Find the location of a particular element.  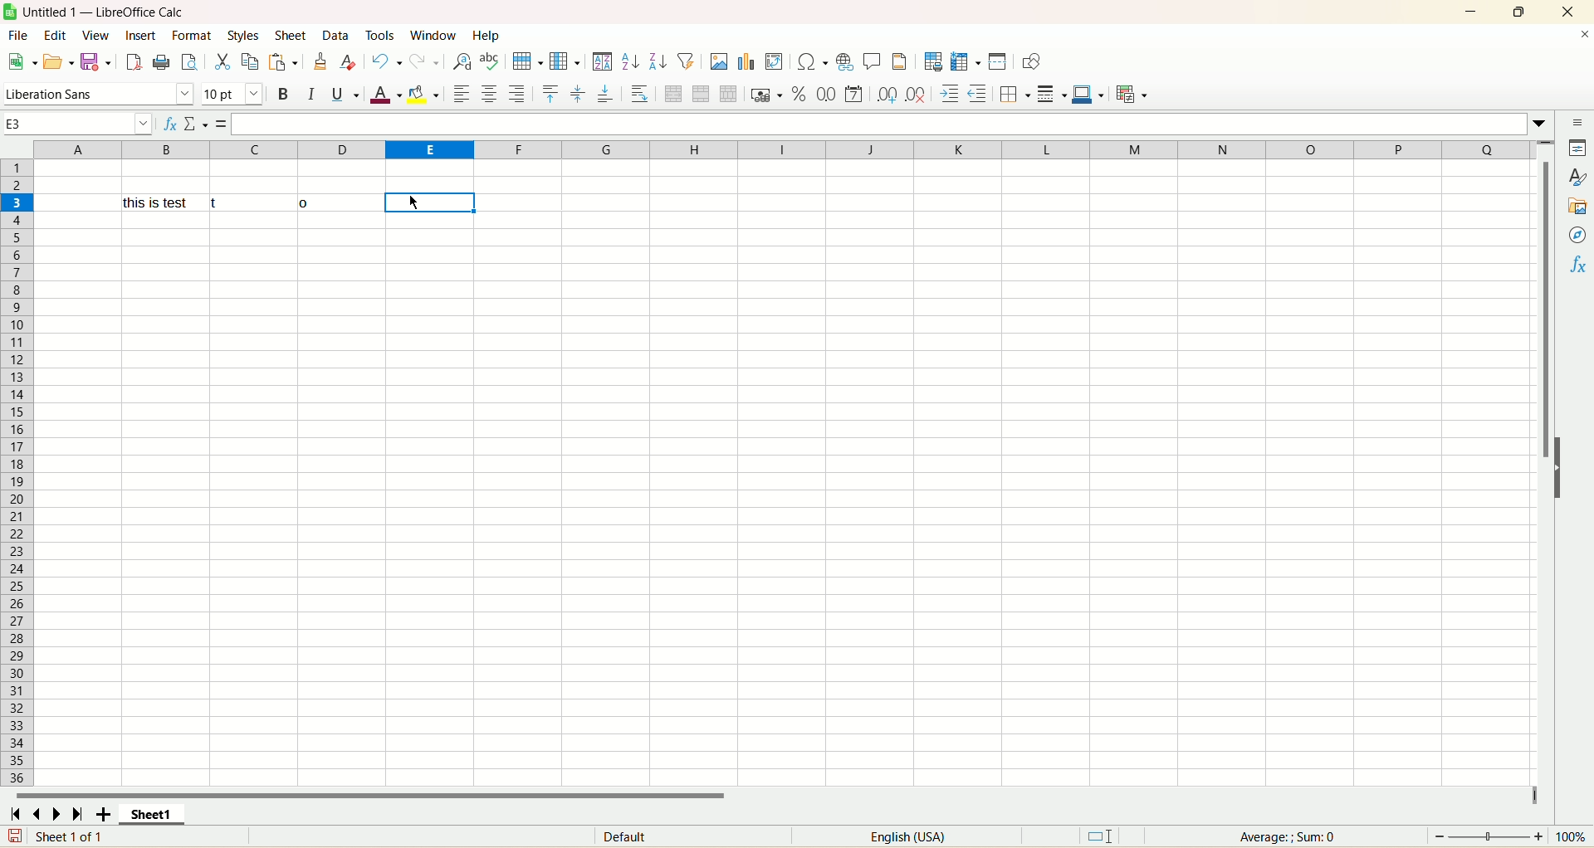

save is located at coordinates (93, 60).